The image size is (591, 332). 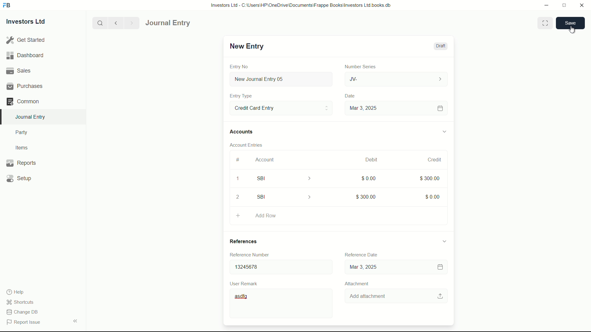 I want to click on $300.00, so click(x=430, y=178).